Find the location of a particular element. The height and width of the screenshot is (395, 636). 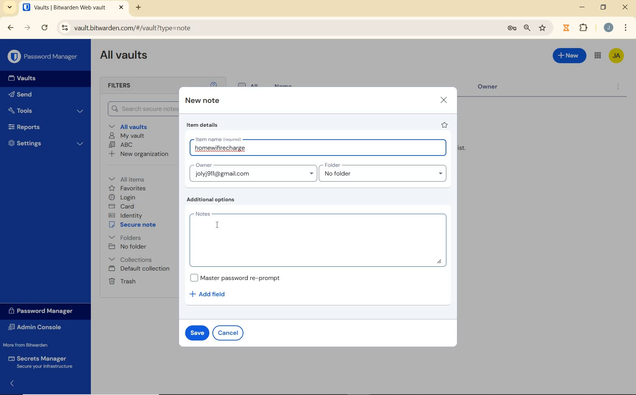

new note is located at coordinates (201, 101).